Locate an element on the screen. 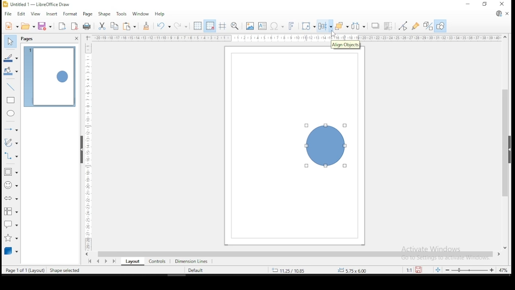 The width and height of the screenshot is (515, 290). libreoffice update is located at coordinates (499, 14).